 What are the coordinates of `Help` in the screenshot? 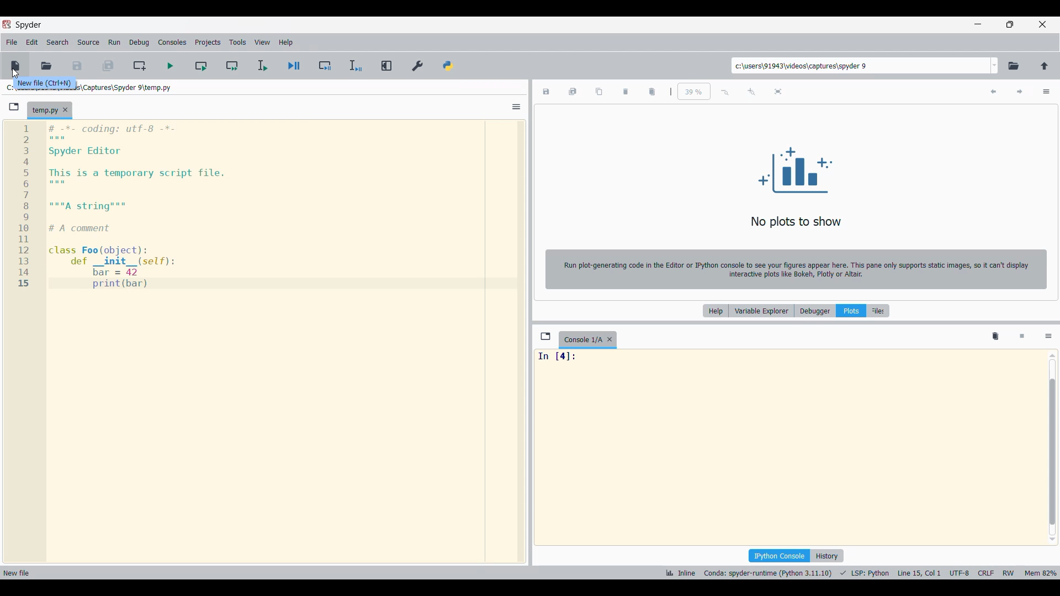 It's located at (716, 311).